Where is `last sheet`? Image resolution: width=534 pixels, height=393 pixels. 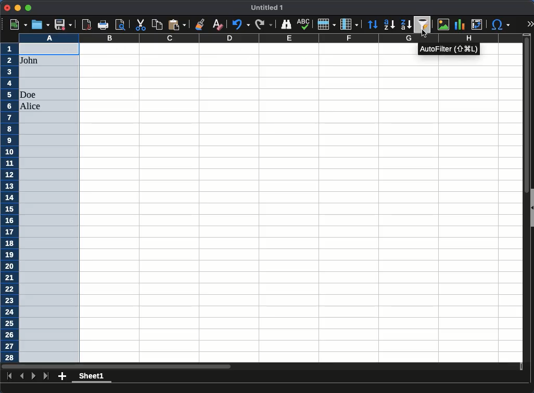 last sheet is located at coordinates (47, 376).